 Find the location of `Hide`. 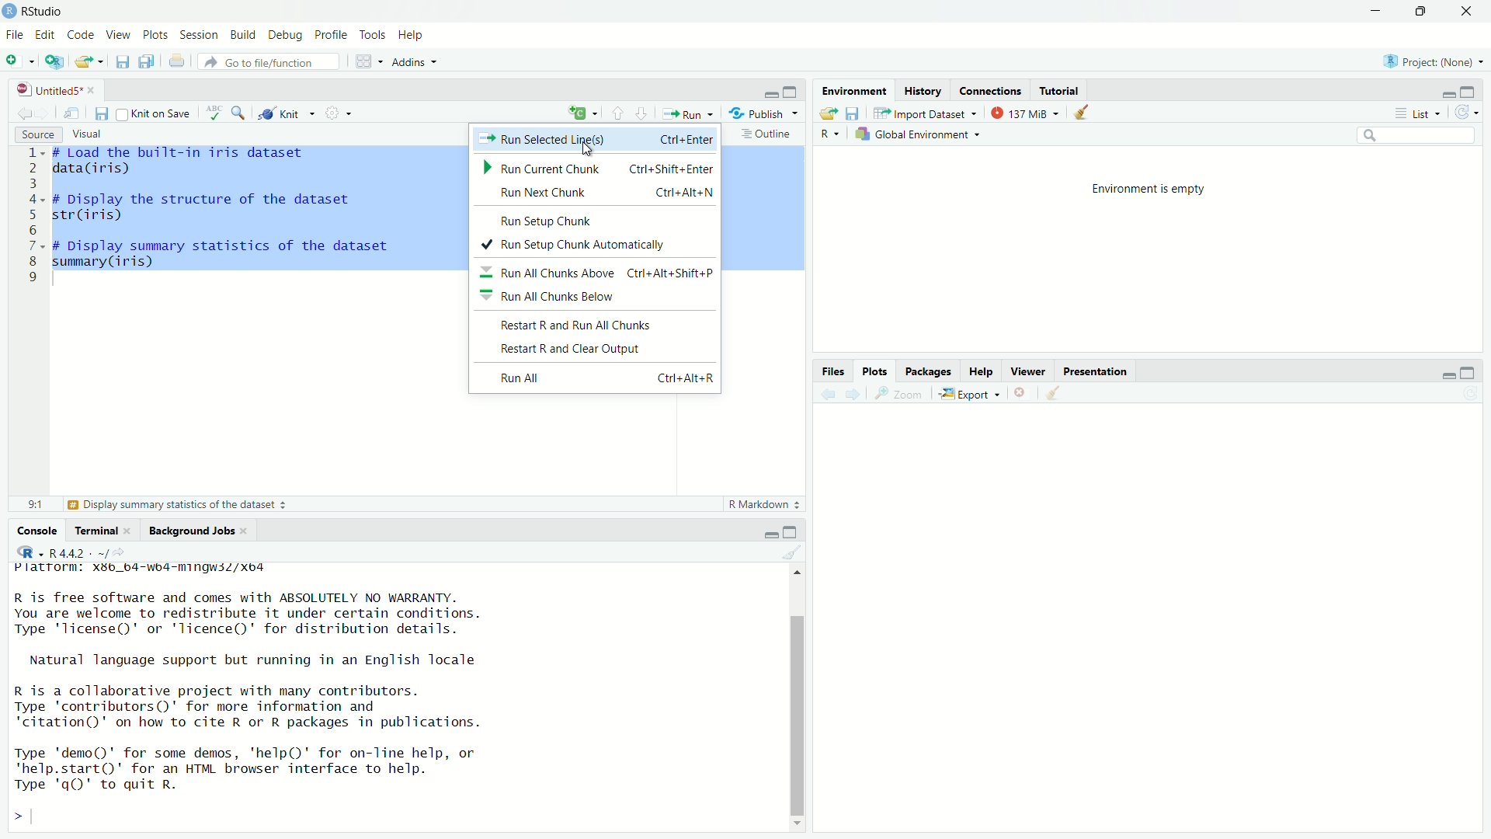

Hide is located at coordinates (1448, 372).